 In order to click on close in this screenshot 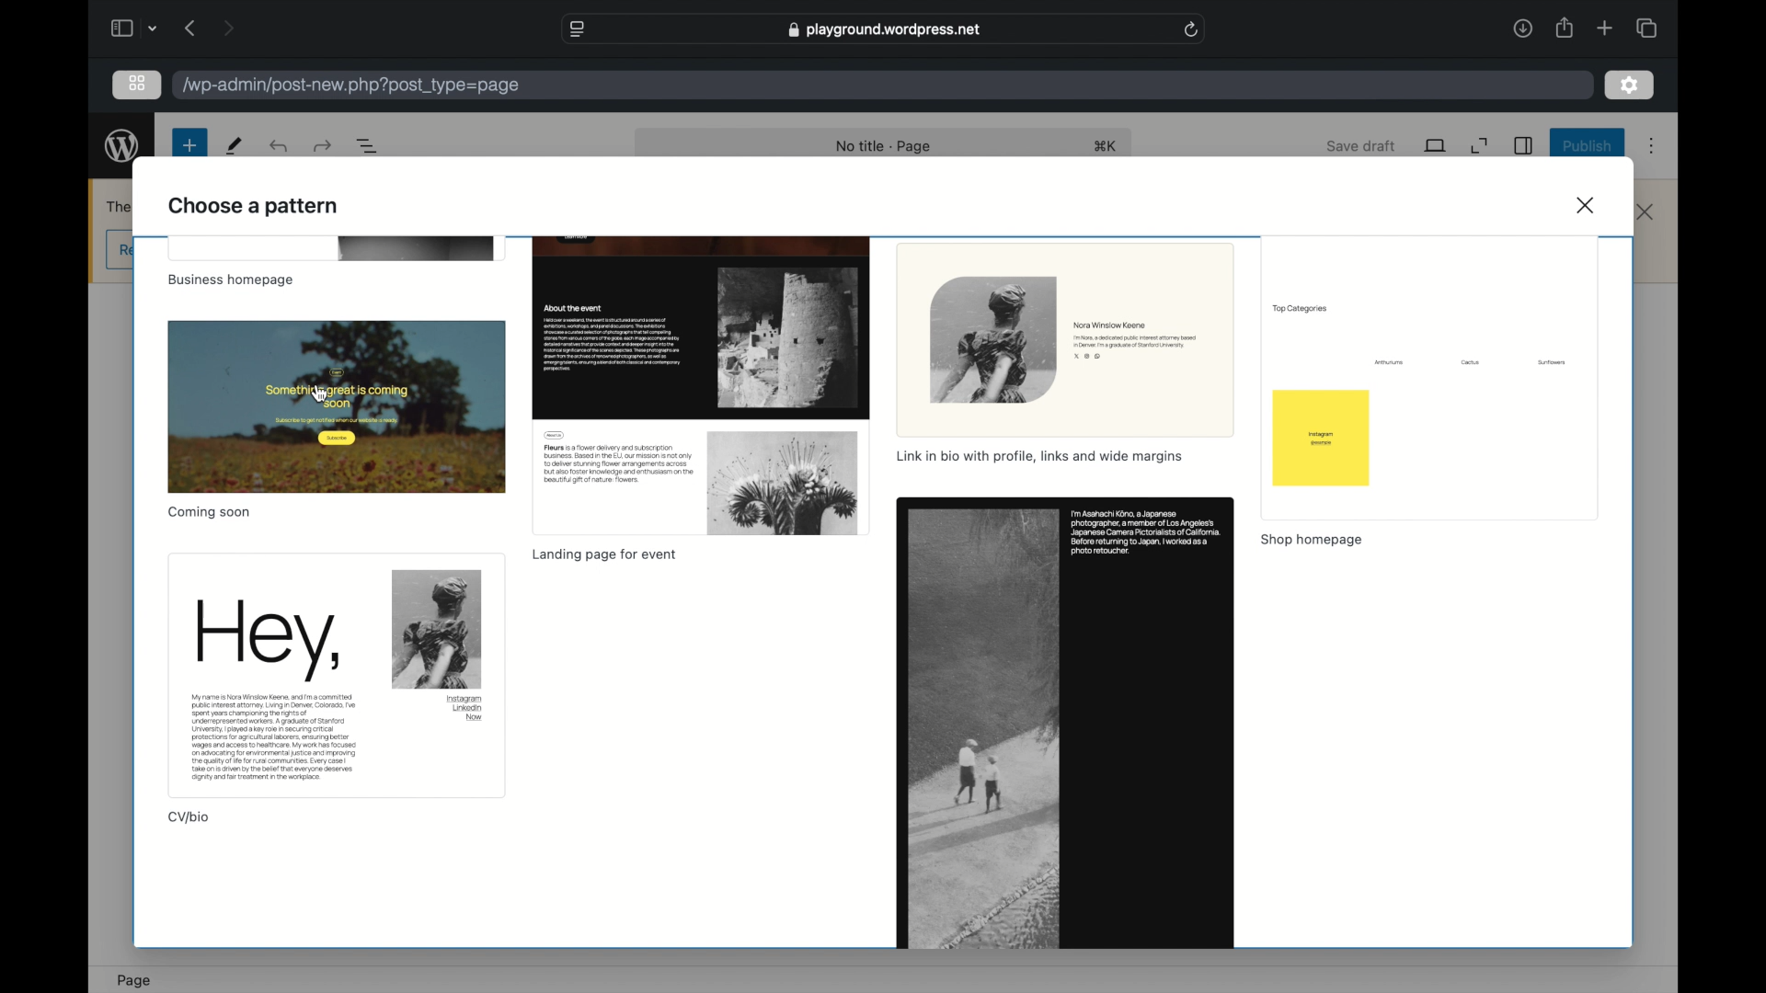, I will do `click(1588, 204)`.